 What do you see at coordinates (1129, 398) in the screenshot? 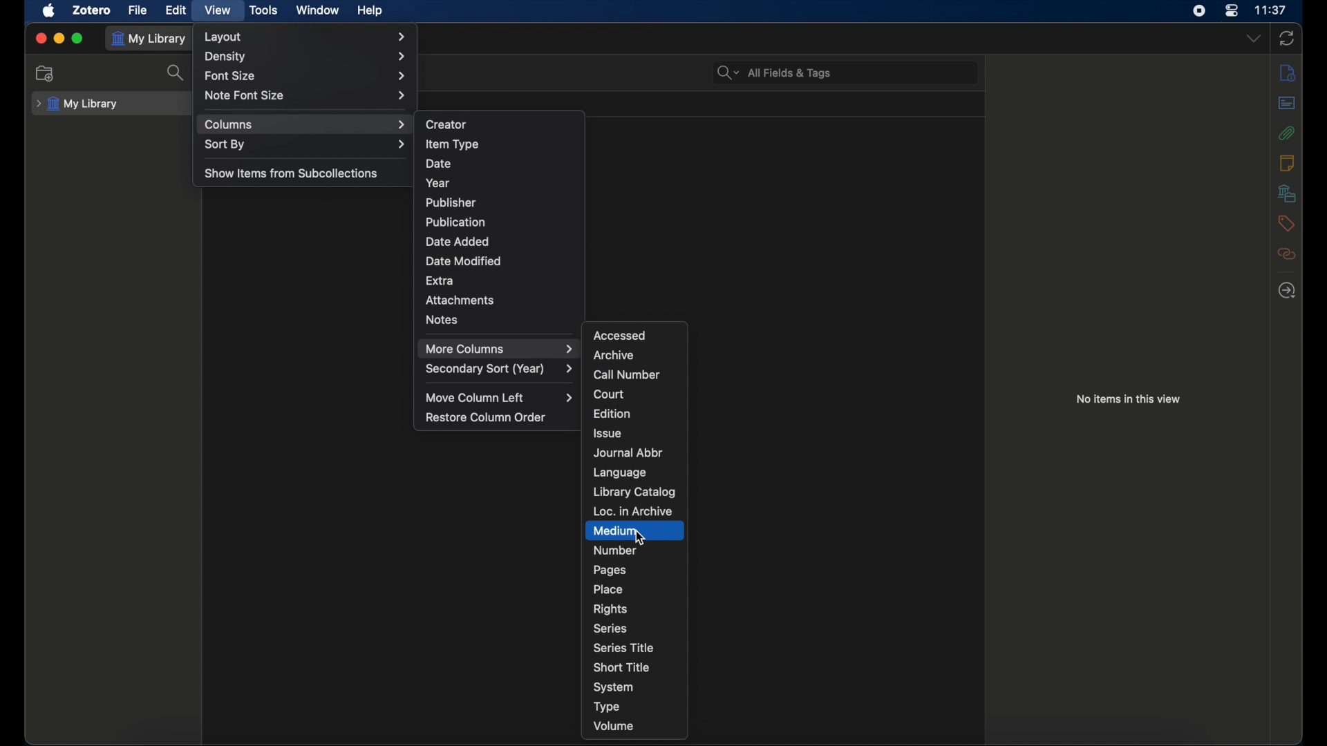
I see `no items in this view` at bounding box center [1129, 398].